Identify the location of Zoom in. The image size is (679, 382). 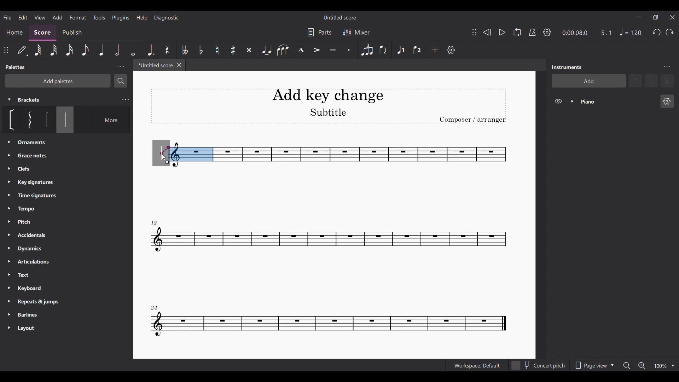
(642, 366).